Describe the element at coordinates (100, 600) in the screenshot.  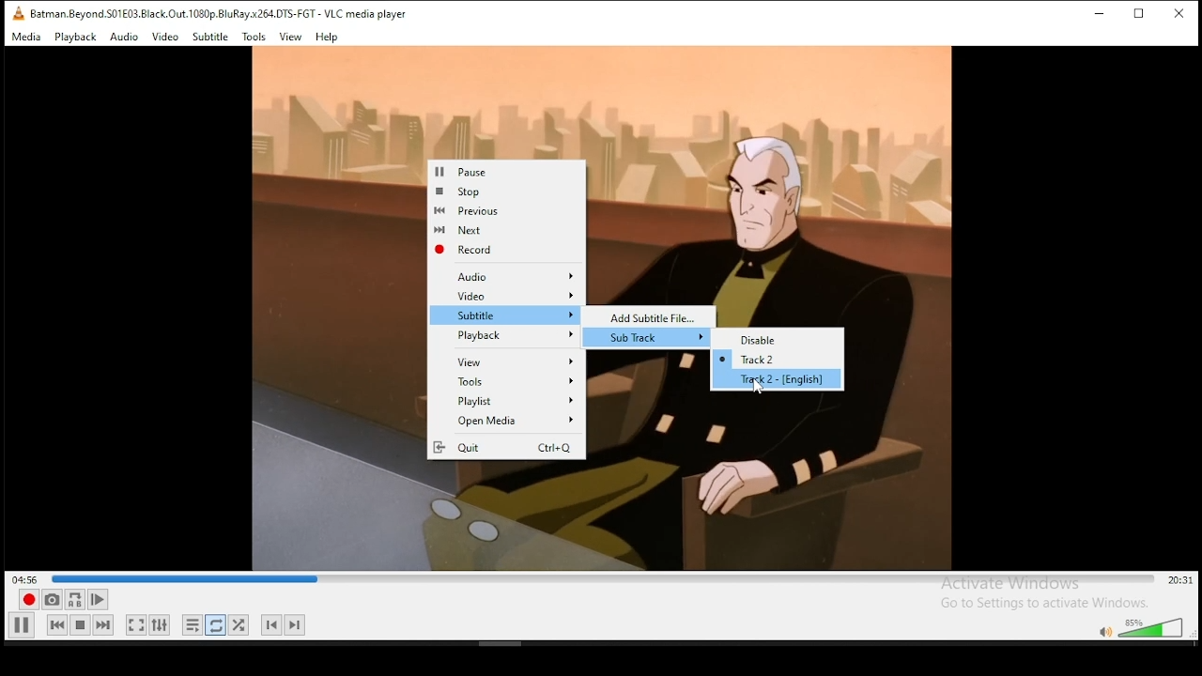
I see `Play ` at that location.